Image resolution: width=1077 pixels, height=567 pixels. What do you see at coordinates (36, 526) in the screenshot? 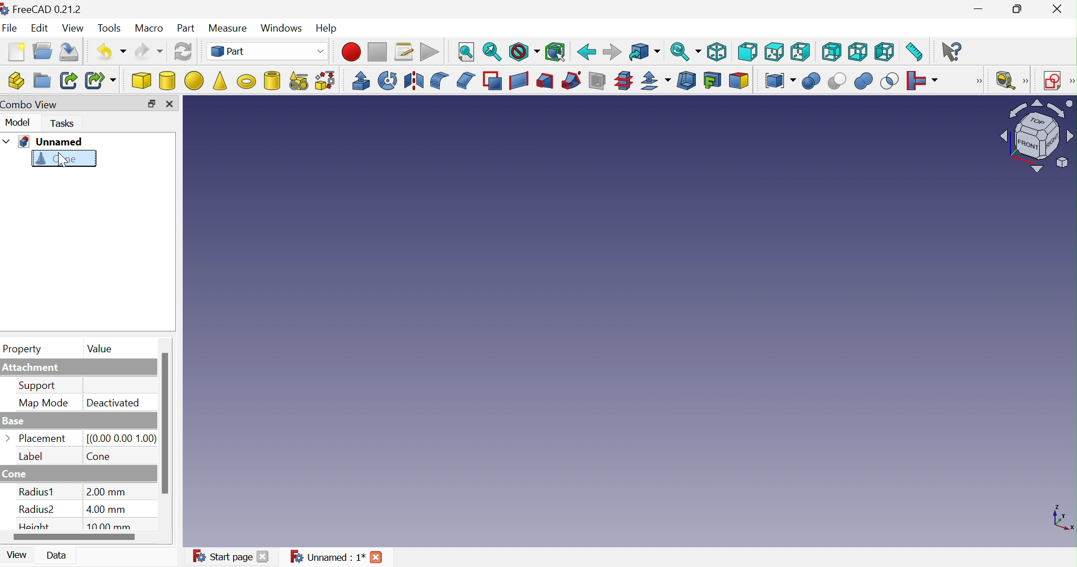
I see `Height` at bounding box center [36, 526].